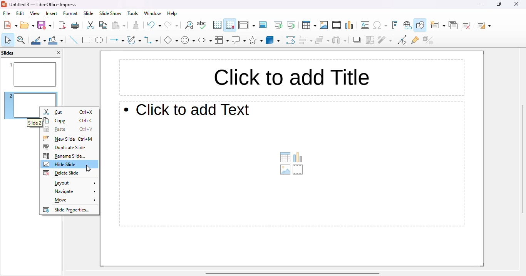 This screenshot has width=526, height=276. Describe the element at coordinates (30, 75) in the screenshot. I see `slide 1` at that location.